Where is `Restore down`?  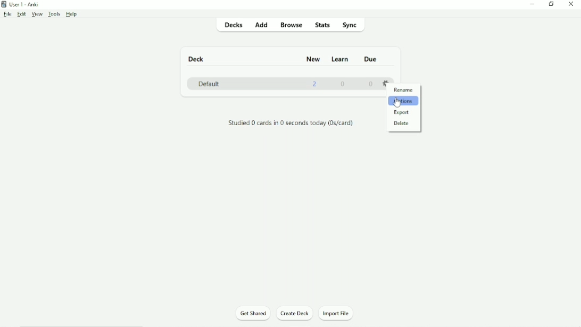 Restore down is located at coordinates (551, 4).